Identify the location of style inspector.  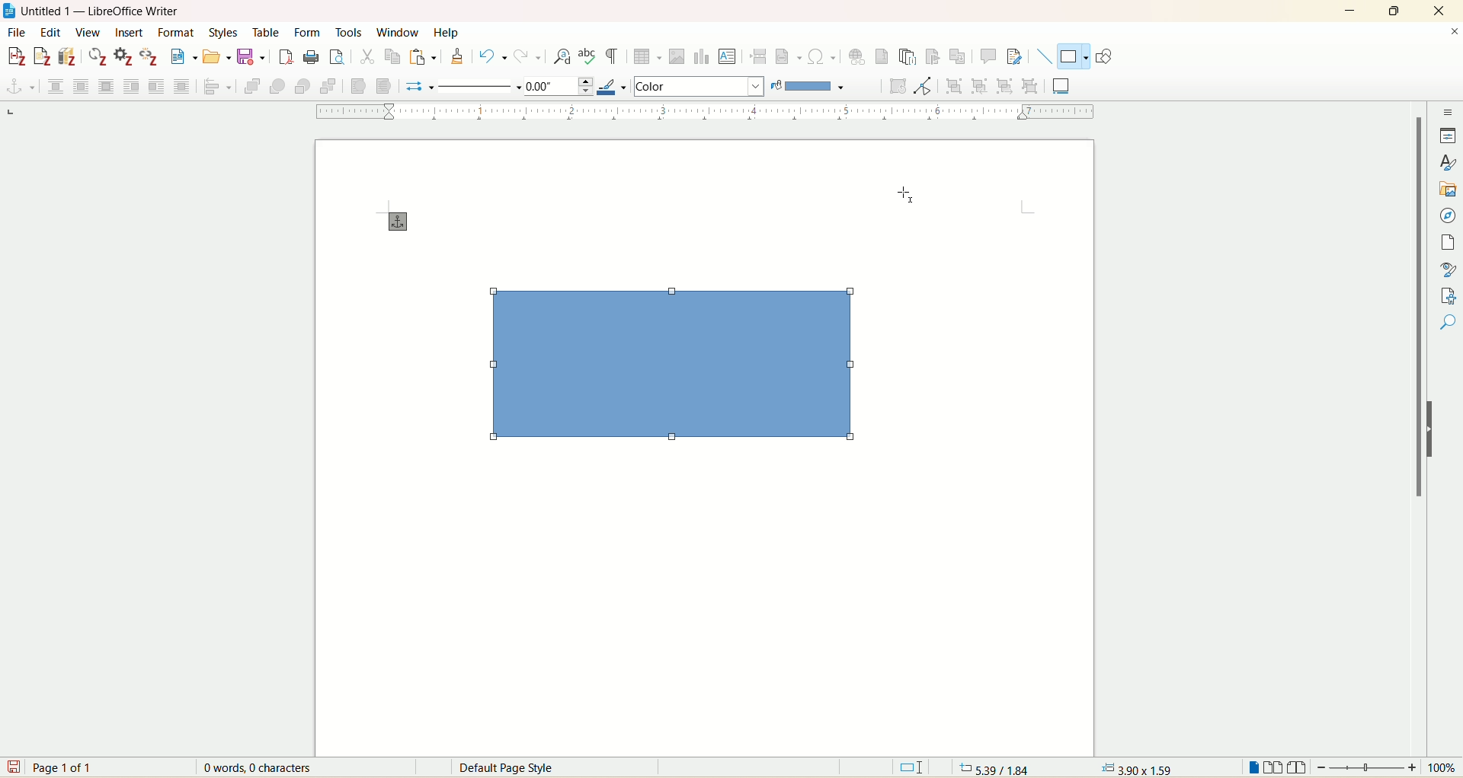
(1449, 267).